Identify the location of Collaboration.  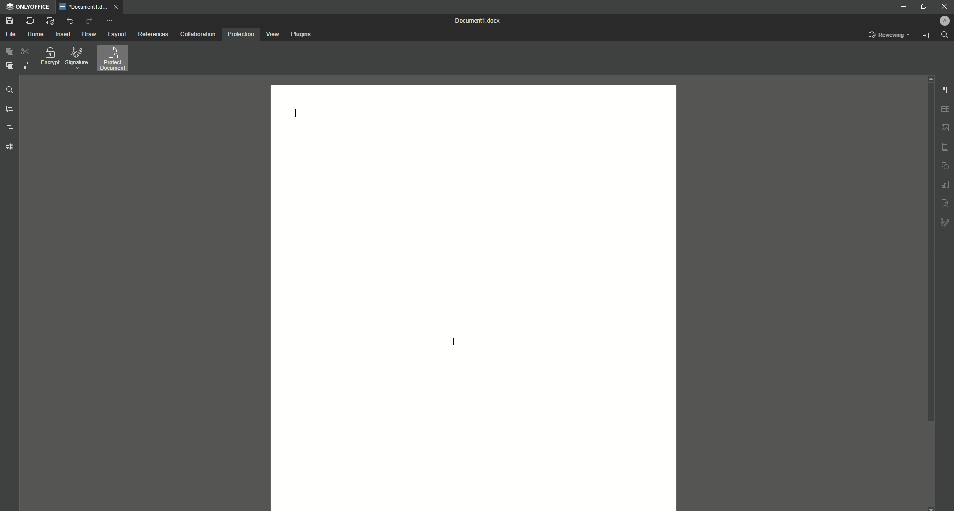
(197, 34).